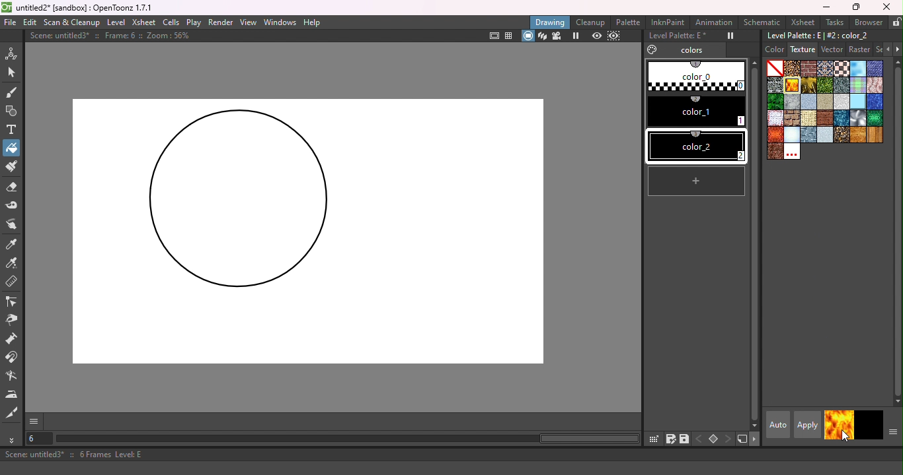 The width and height of the screenshot is (903, 475). I want to click on Set key, so click(713, 439).